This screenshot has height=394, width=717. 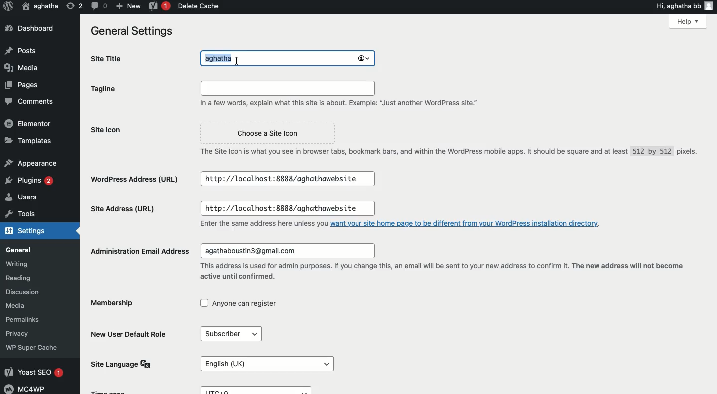 What do you see at coordinates (26, 389) in the screenshot?
I see `MC4WP` at bounding box center [26, 389].